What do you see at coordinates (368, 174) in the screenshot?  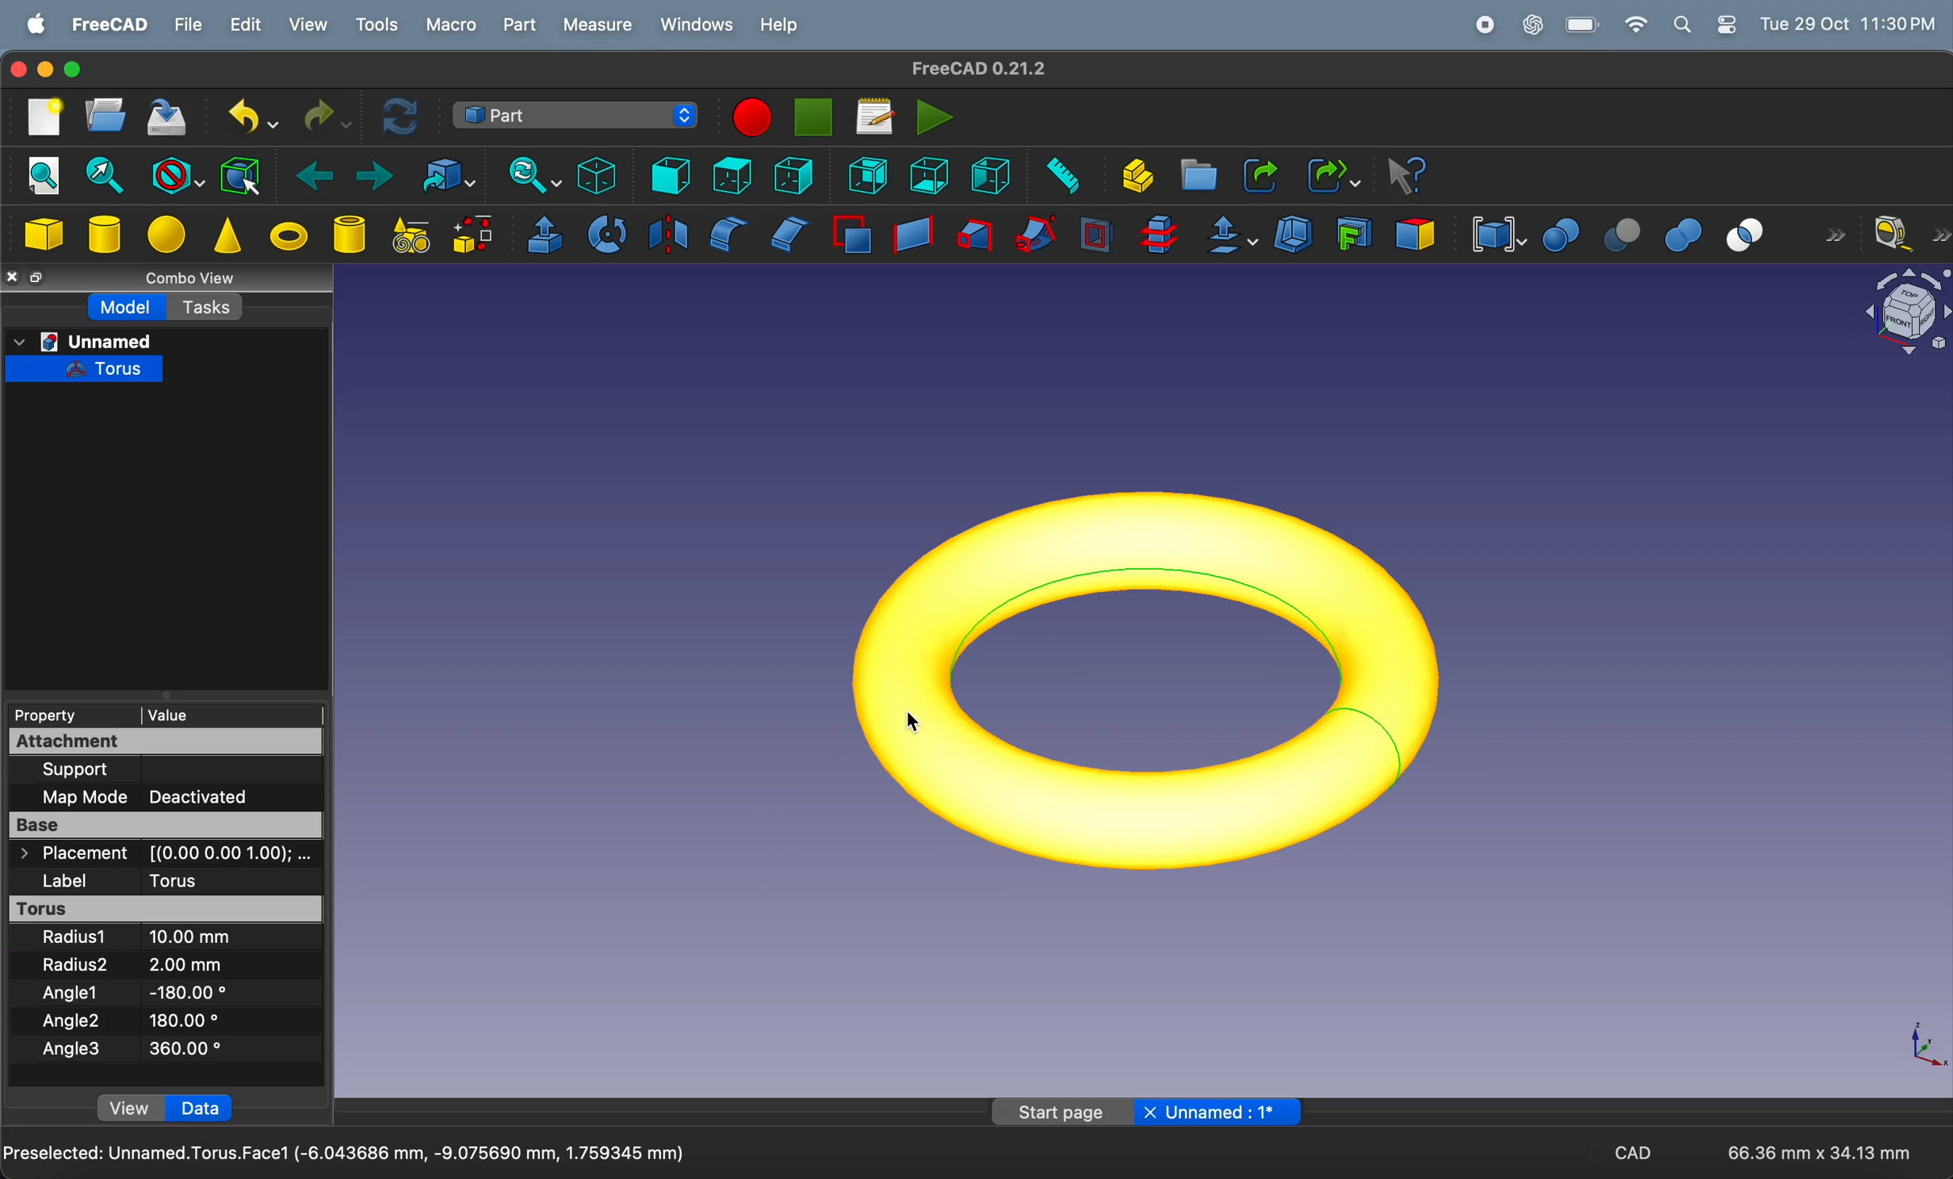 I see `forward ` at bounding box center [368, 174].